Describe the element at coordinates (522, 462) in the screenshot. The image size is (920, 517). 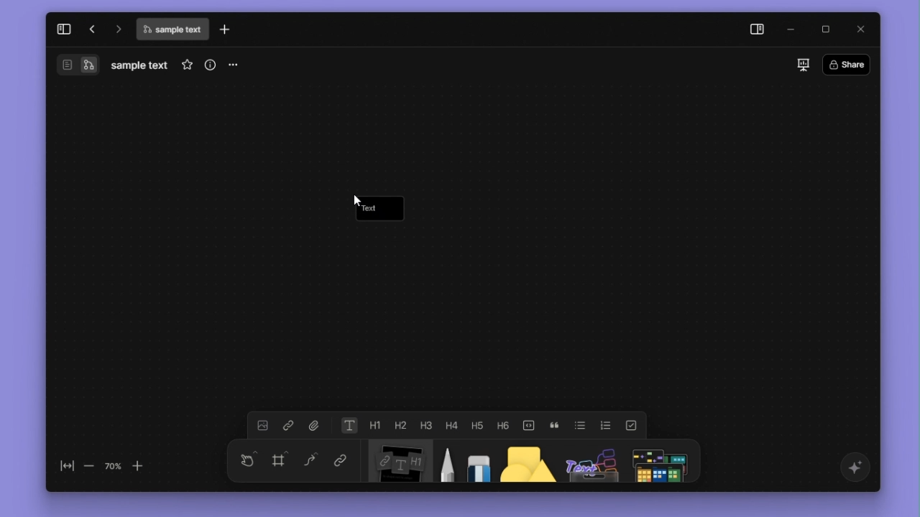
I see `shape` at that location.